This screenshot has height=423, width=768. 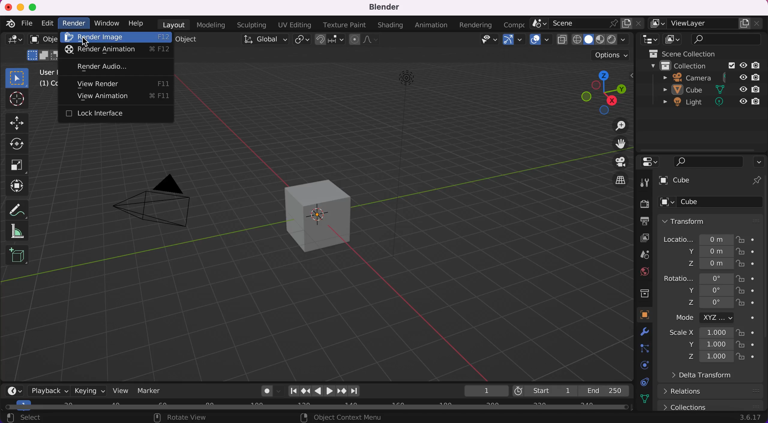 I want to click on lock, so click(x=745, y=332).